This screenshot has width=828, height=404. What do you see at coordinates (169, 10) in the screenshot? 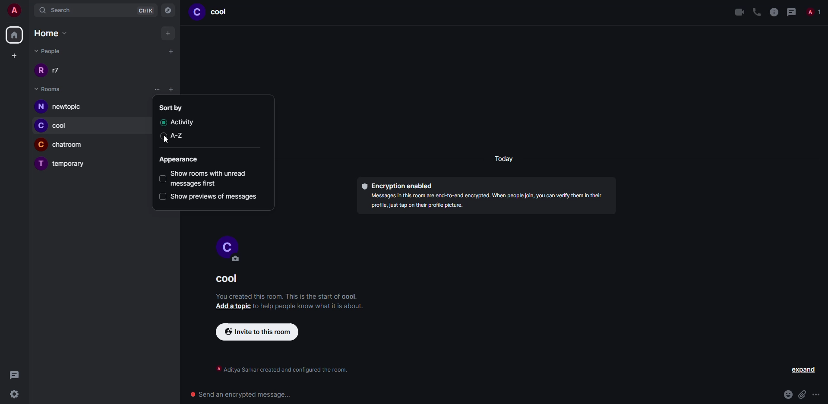
I see `navigator` at bounding box center [169, 10].